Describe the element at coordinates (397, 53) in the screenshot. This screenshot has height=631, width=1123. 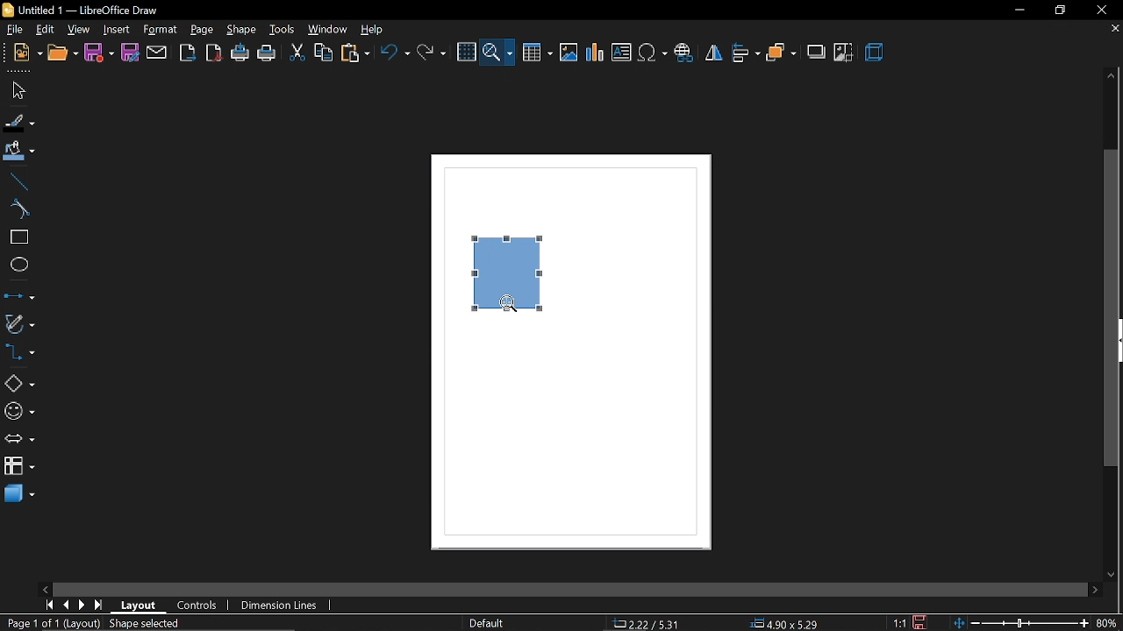
I see `undo` at that location.